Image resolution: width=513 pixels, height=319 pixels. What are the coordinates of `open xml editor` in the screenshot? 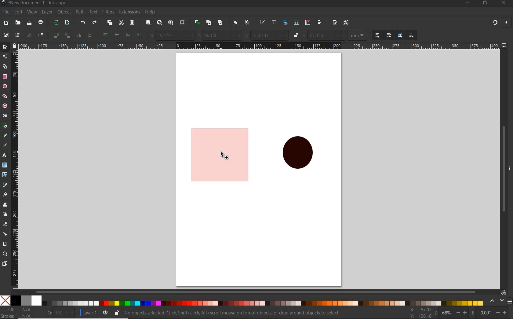 It's located at (297, 23).